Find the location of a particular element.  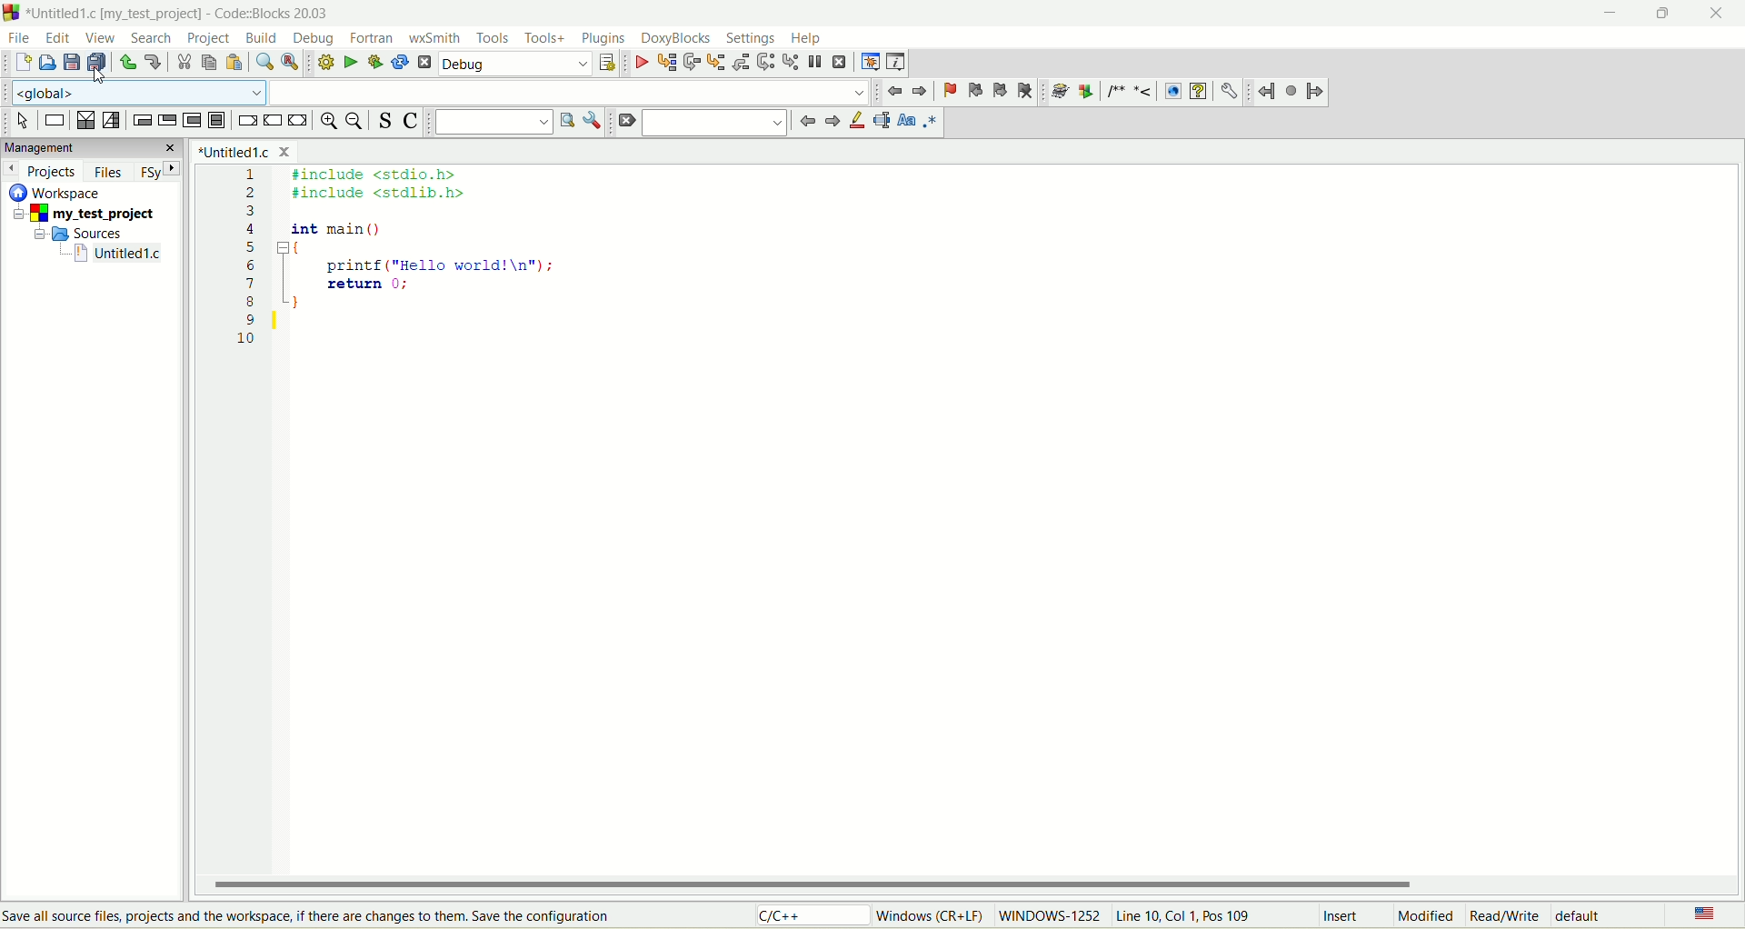

select target dialog is located at coordinates (608, 63).